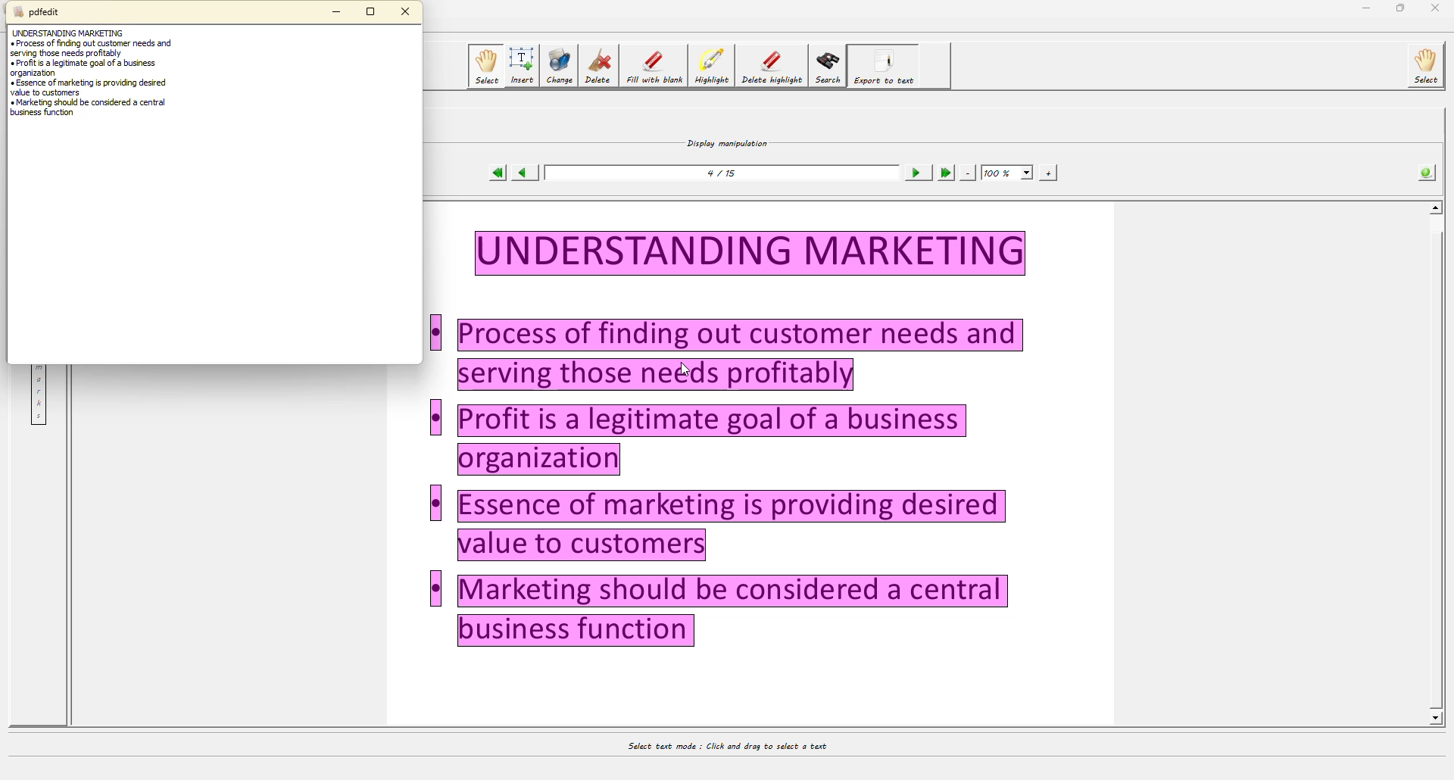 This screenshot has height=780, width=1454. Describe the element at coordinates (968, 173) in the screenshot. I see `zoom out` at that location.